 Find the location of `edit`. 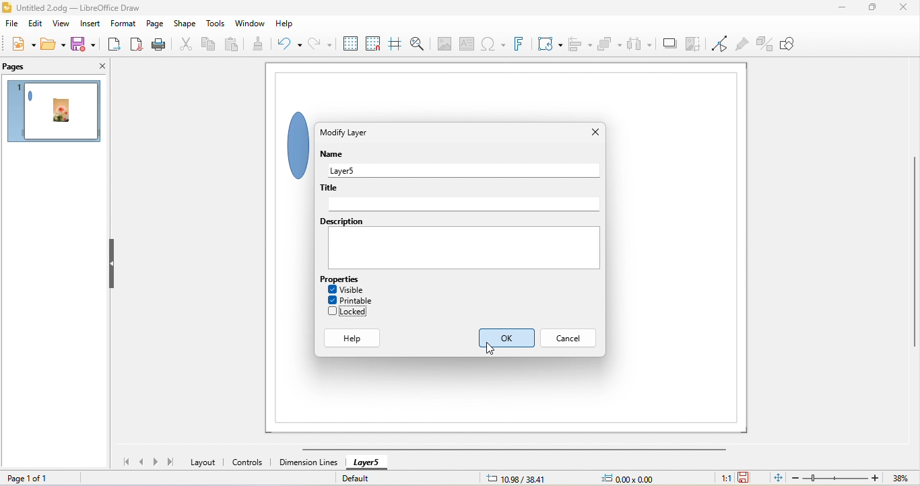

edit is located at coordinates (34, 26).